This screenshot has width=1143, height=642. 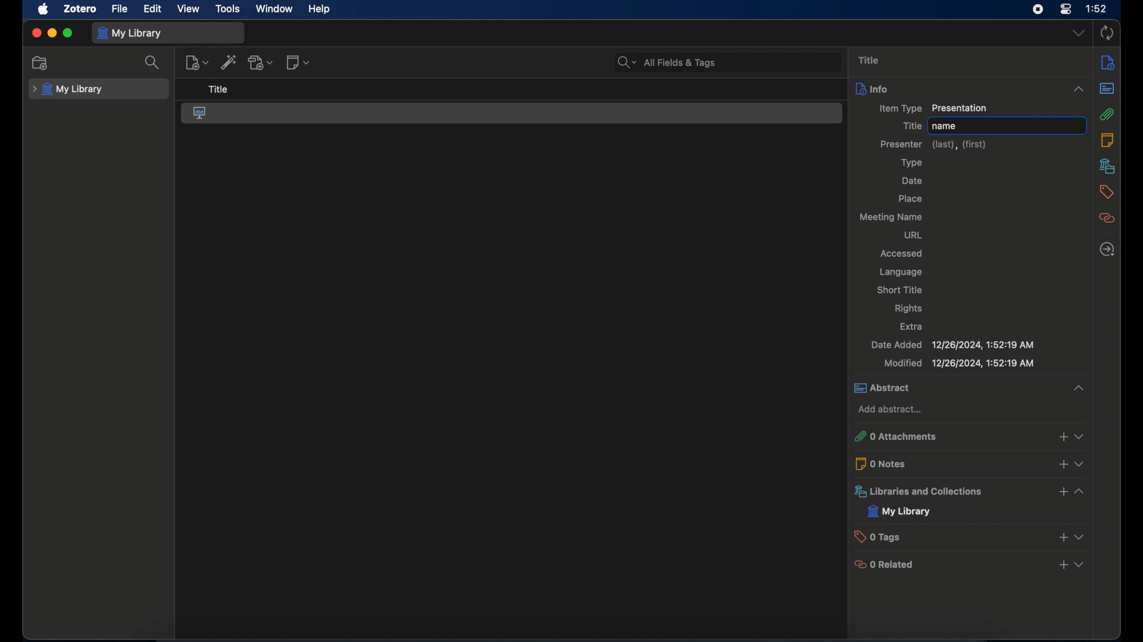 I want to click on item type presentation, so click(x=932, y=109).